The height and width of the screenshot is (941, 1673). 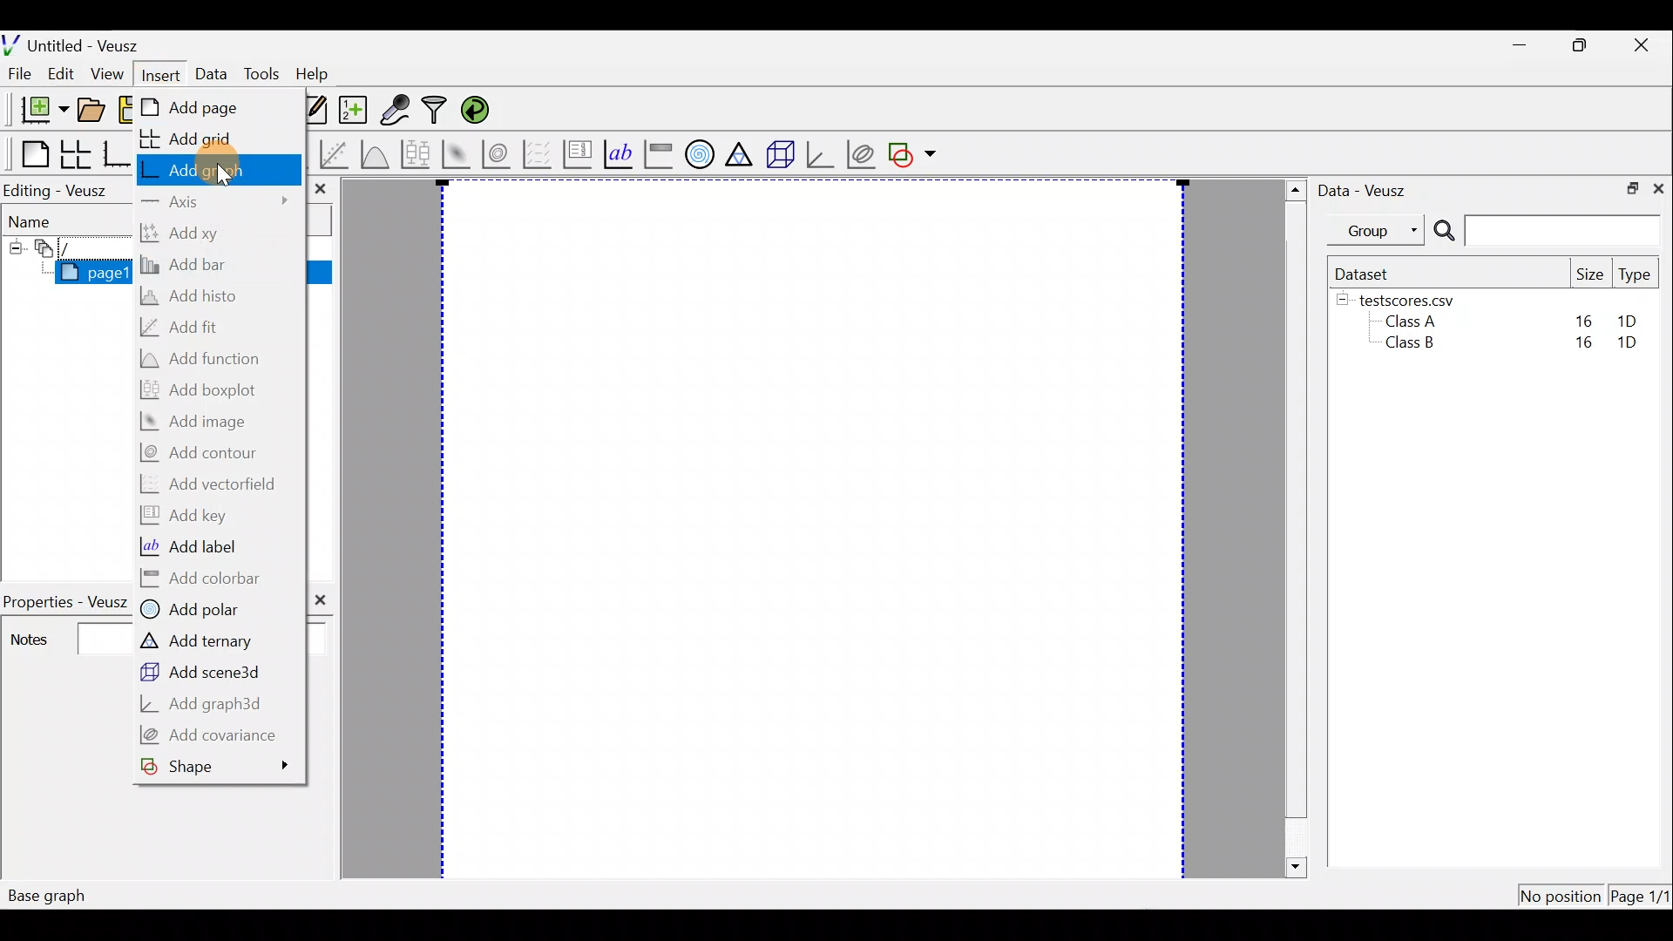 I want to click on Add function, so click(x=206, y=358).